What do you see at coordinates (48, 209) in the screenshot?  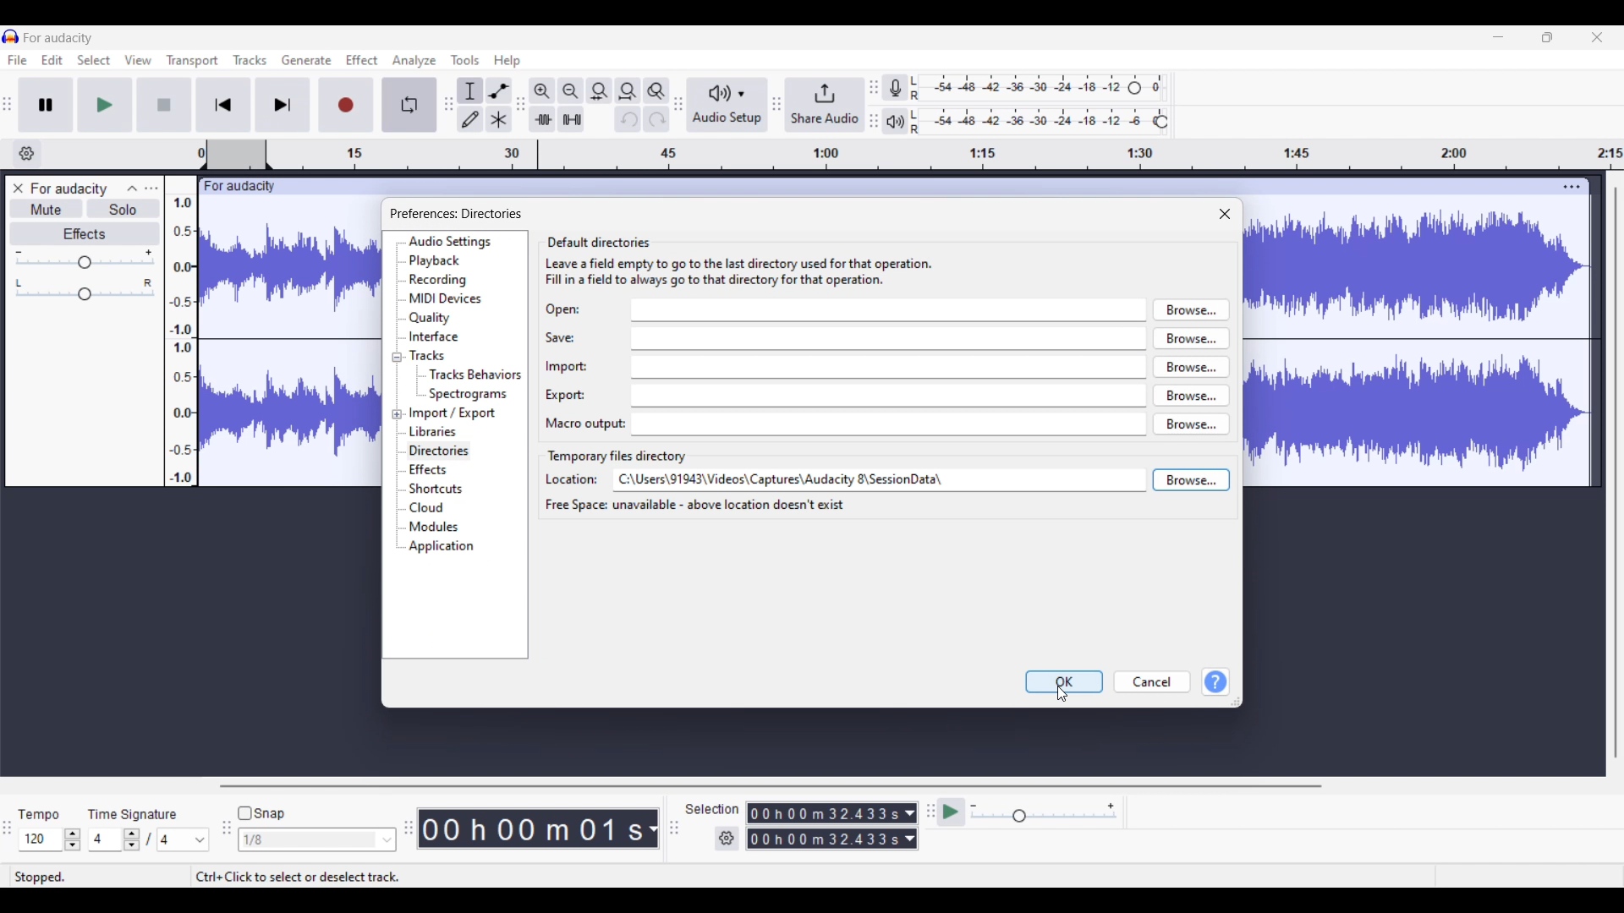 I see `Mute` at bounding box center [48, 209].